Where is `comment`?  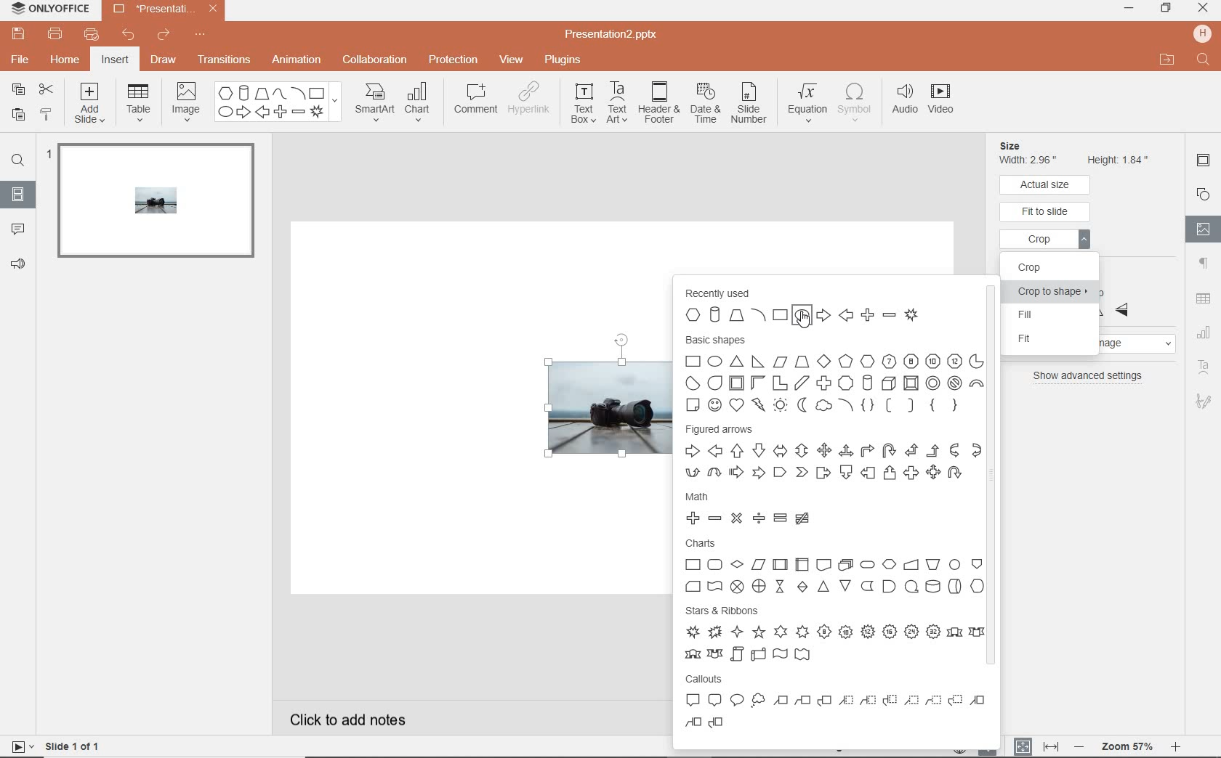
comment is located at coordinates (18, 230).